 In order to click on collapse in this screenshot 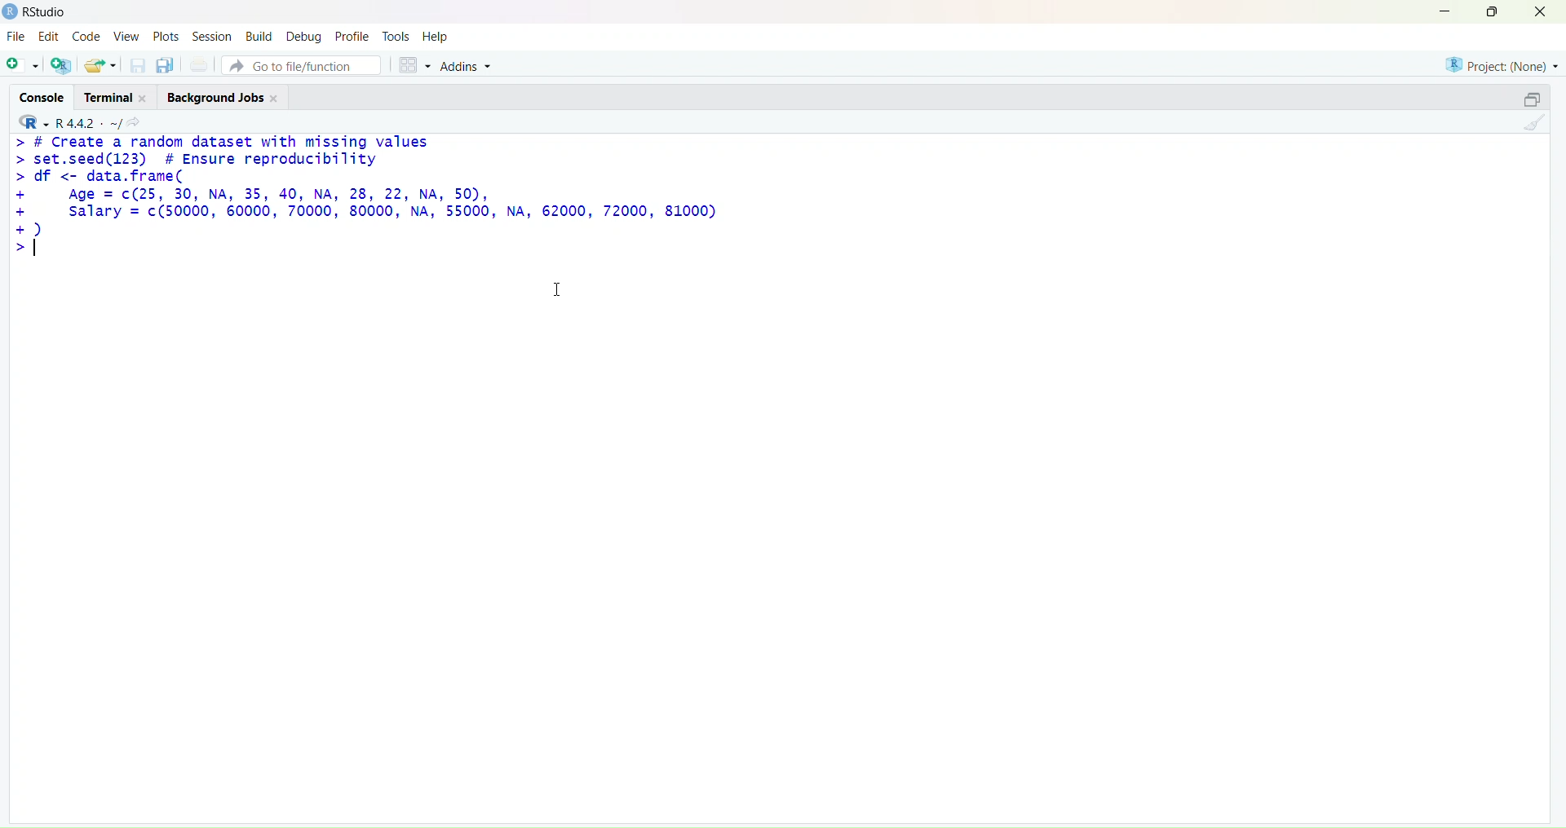, I will do `click(1534, 99)`.